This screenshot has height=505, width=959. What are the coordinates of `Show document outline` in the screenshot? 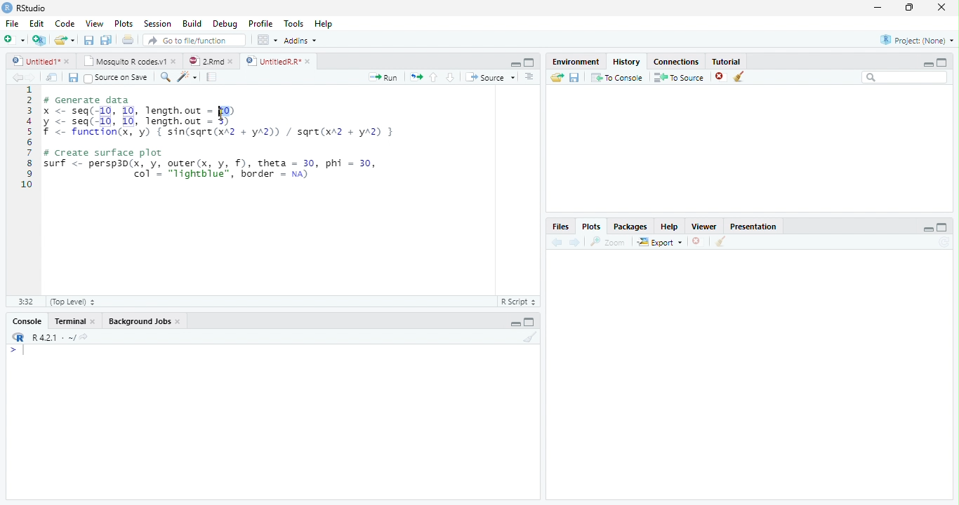 It's located at (529, 76).